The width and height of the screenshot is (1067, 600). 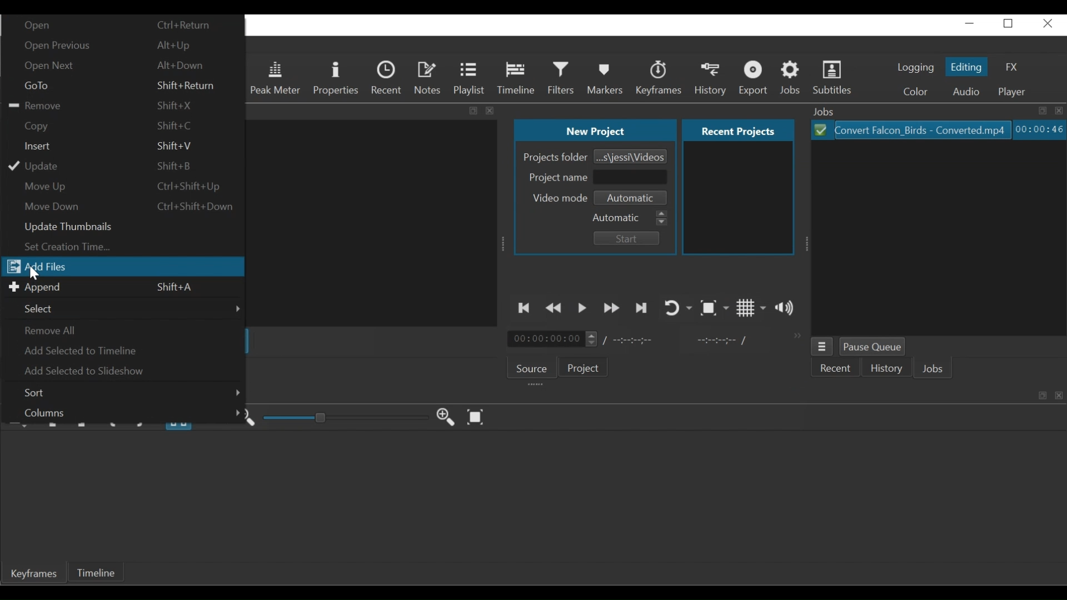 I want to click on Insert, so click(x=124, y=146).